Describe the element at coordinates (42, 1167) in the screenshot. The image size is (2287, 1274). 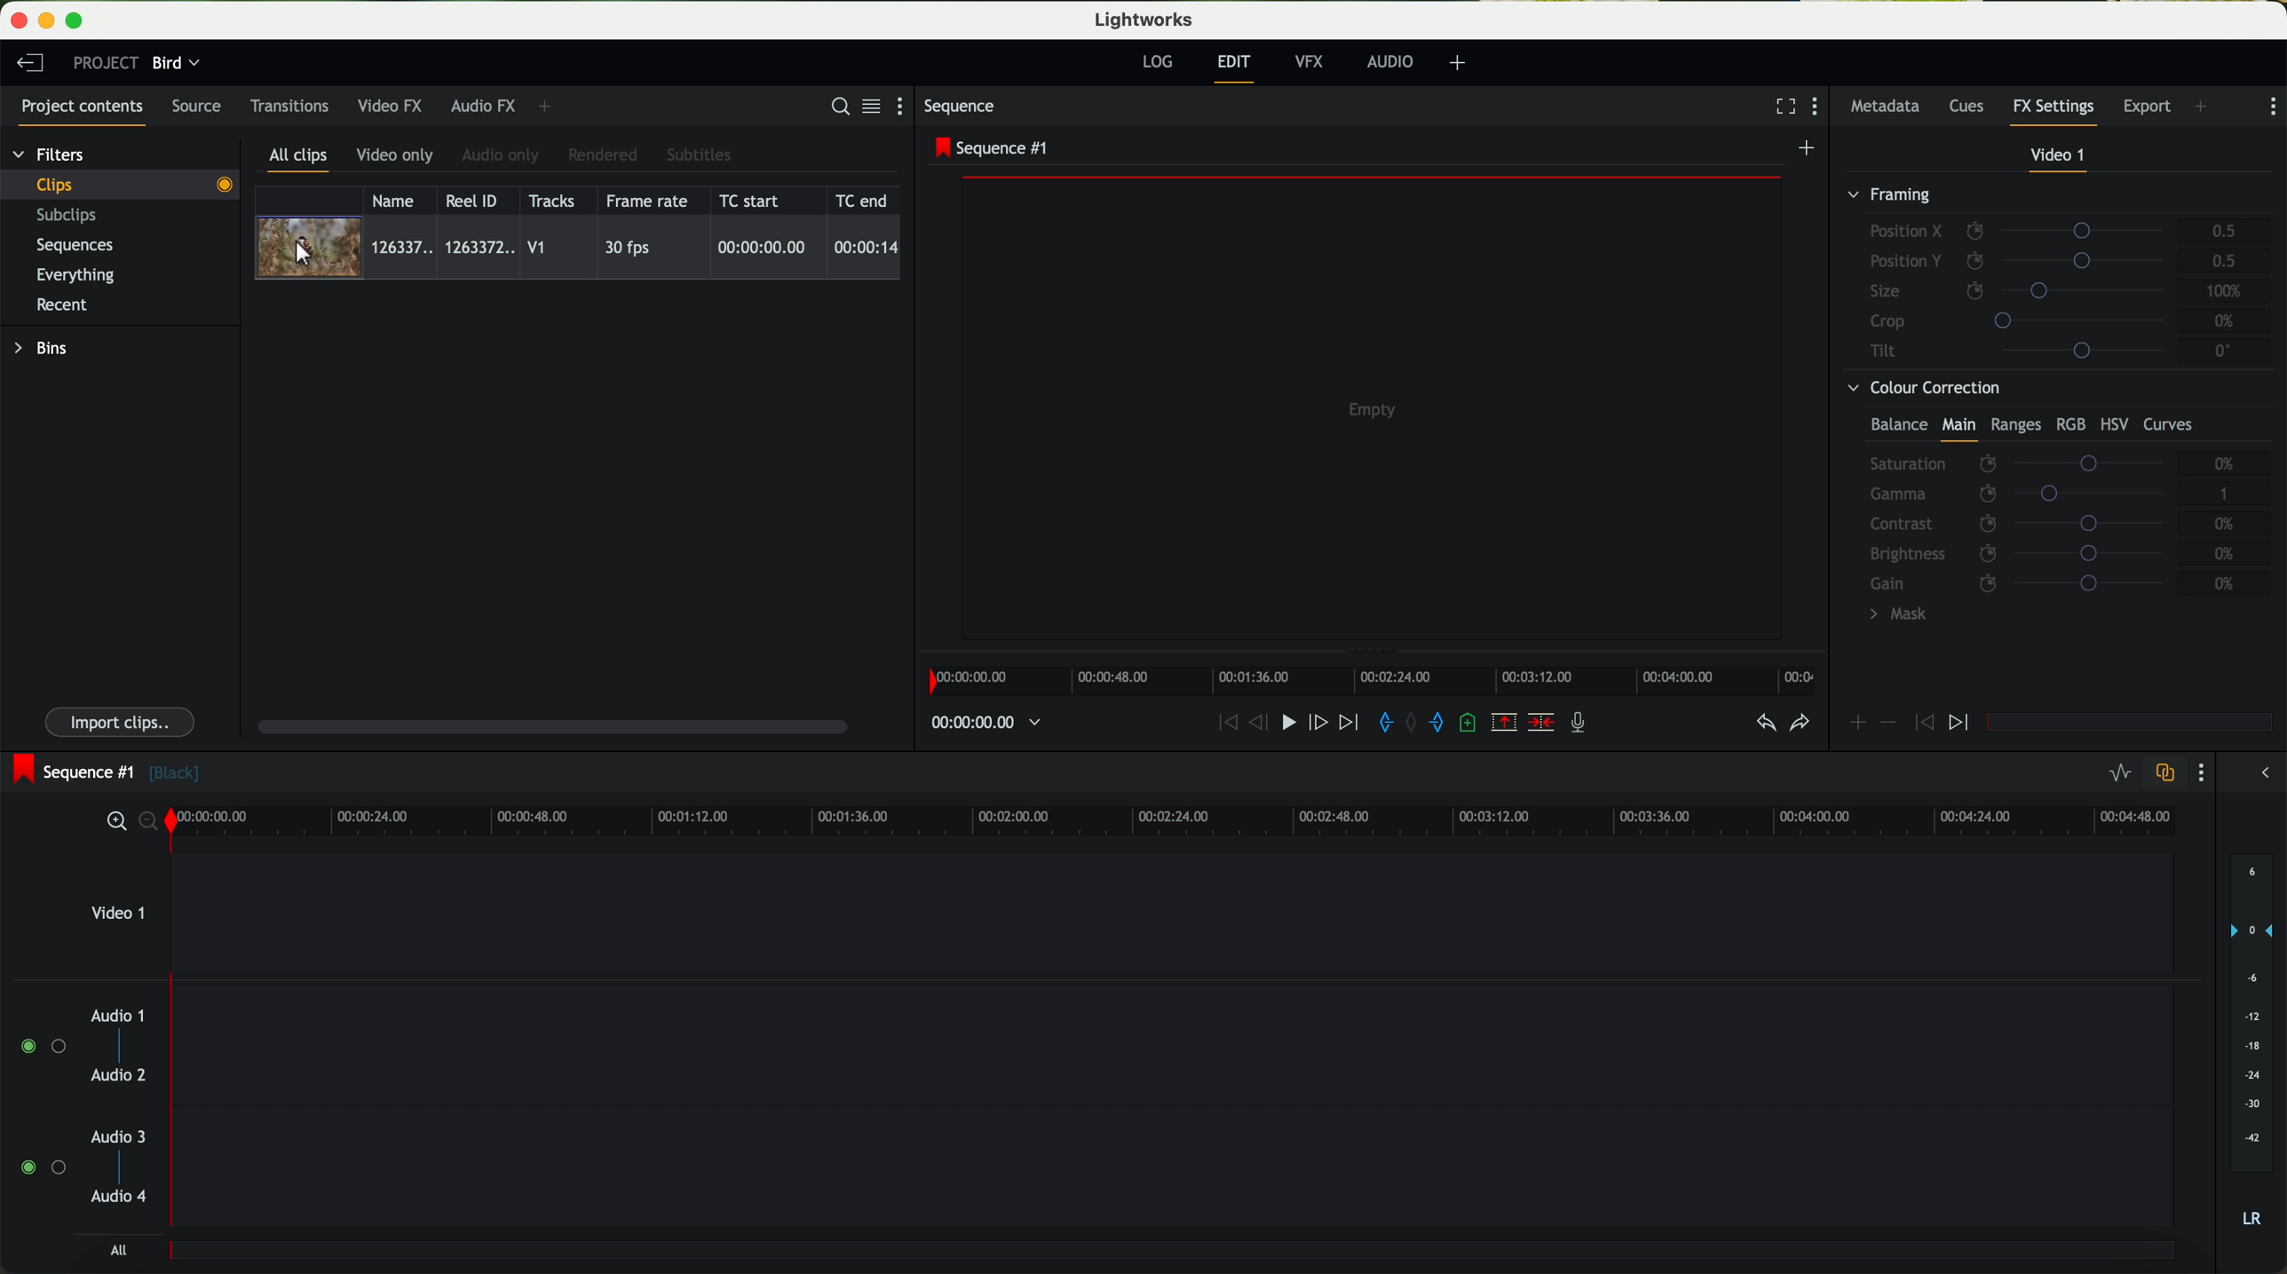
I see `enable audio` at that location.